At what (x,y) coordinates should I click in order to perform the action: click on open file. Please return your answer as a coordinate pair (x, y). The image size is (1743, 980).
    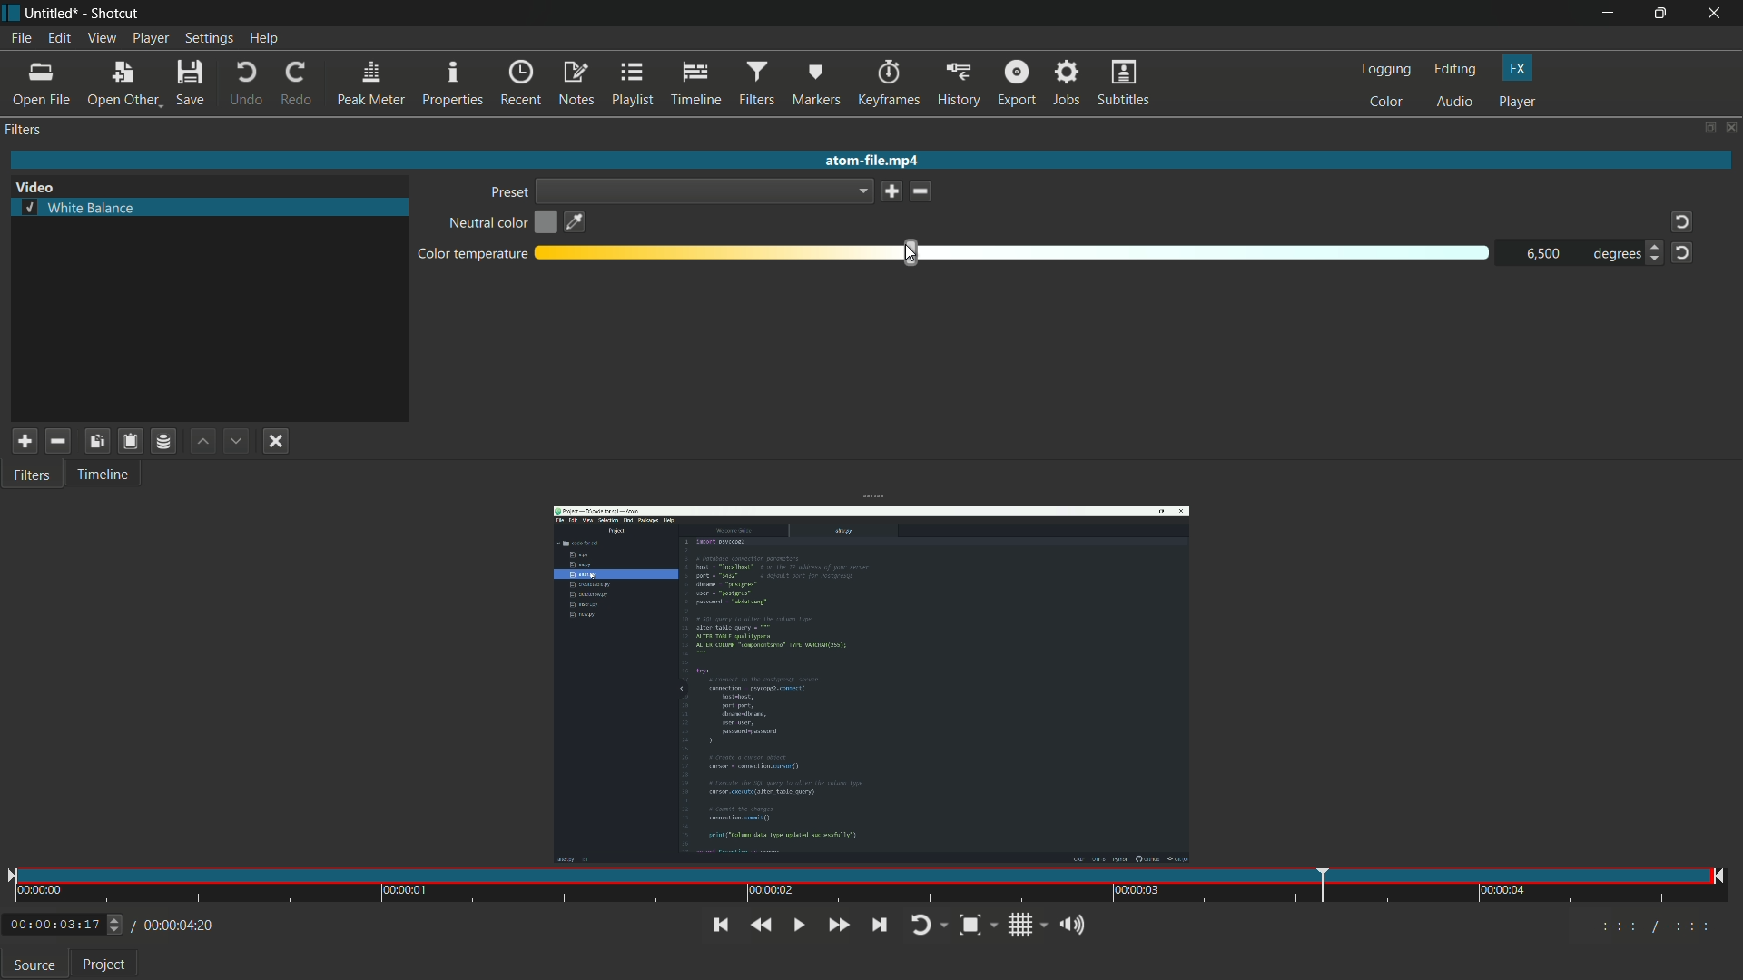
    Looking at the image, I should click on (43, 83).